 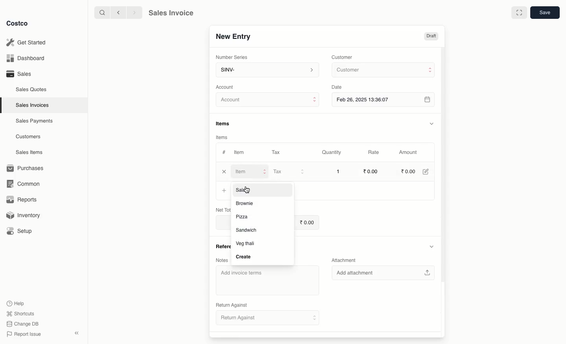 I want to click on 1, so click(x=338, y=171).